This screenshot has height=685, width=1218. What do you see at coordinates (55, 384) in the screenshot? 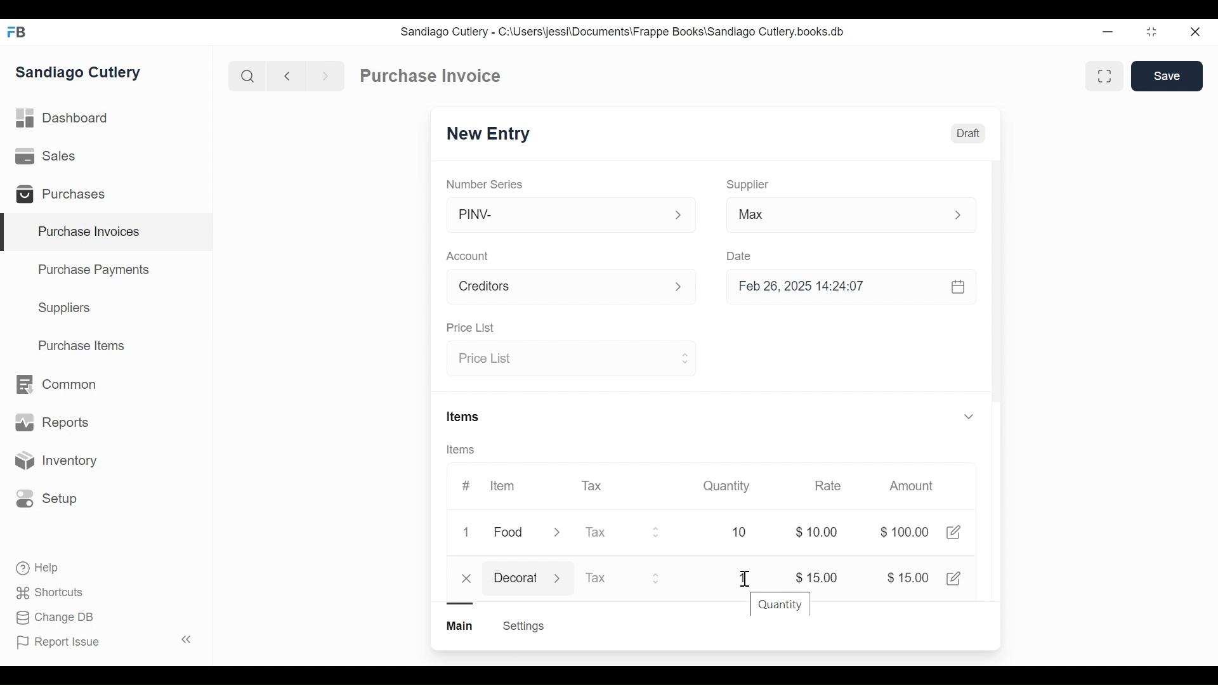
I see `Common` at bounding box center [55, 384].